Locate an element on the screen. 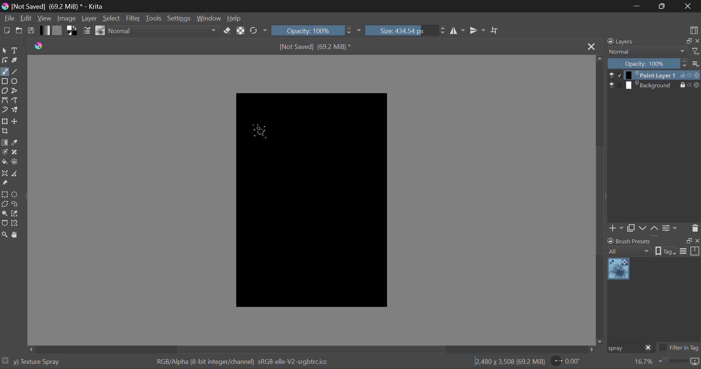 Image resolution: width=701 pixels, height=369 pixels. [Not Saved] (69.2 MiB) * is located at coordinates (315, 47).